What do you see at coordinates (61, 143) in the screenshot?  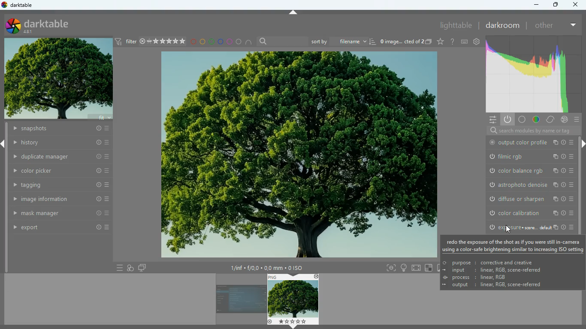 I see `history` at bounding box center [61, 143].